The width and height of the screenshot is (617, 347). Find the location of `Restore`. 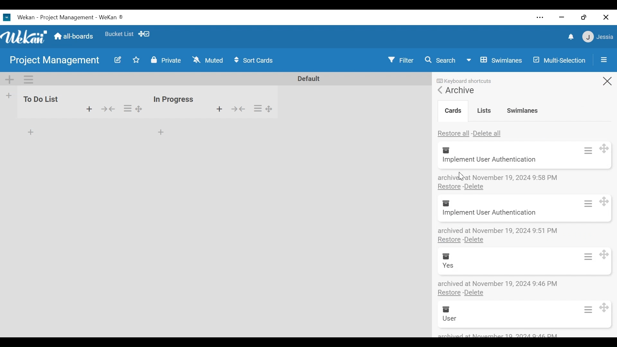

Restore is located at coordinates (449, 293).